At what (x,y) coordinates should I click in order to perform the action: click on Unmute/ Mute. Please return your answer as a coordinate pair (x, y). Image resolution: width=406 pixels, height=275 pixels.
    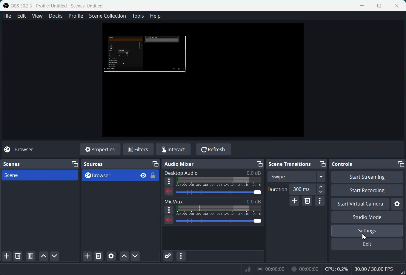
    Looking at the image, I should click on (169, 191).